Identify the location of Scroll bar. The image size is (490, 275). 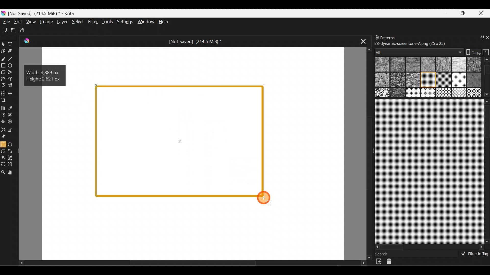
(430, 247).